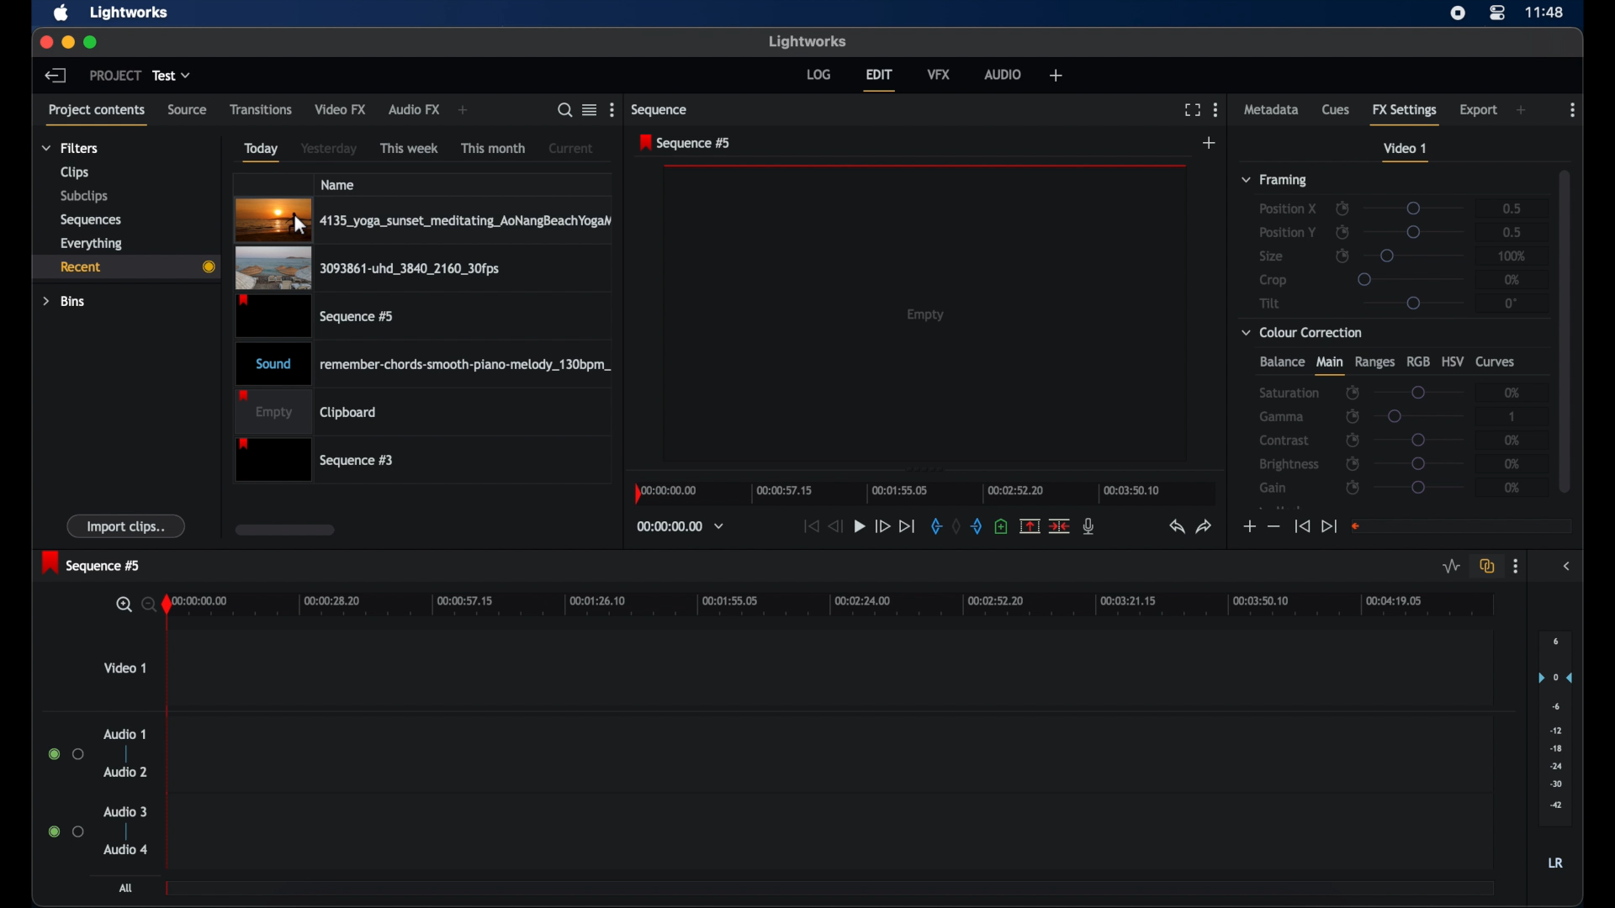 Image resolution: width=1615 pixels, height=908 pixels. What do you see at coordinates (571, 147) in the screenshot?
I see `current` at bounding box center [571, 147].